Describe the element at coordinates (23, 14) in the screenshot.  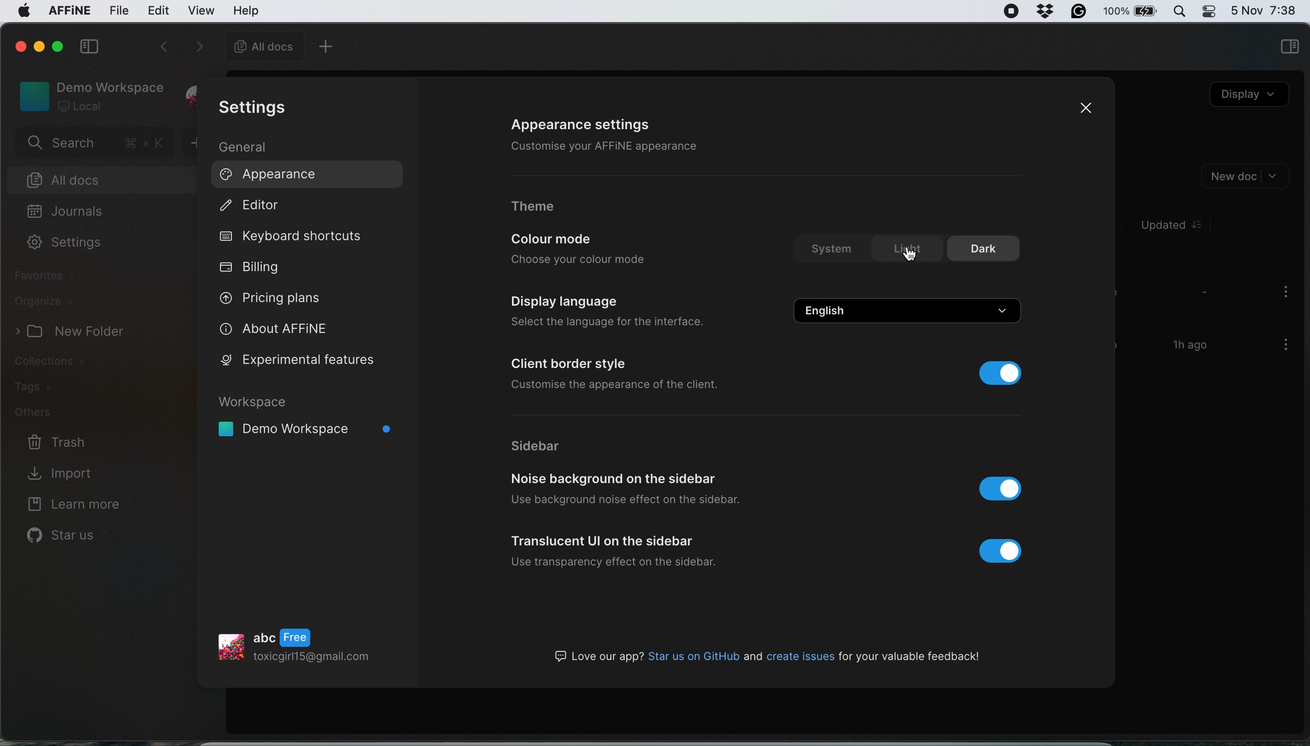
I see `system logo` at that location.